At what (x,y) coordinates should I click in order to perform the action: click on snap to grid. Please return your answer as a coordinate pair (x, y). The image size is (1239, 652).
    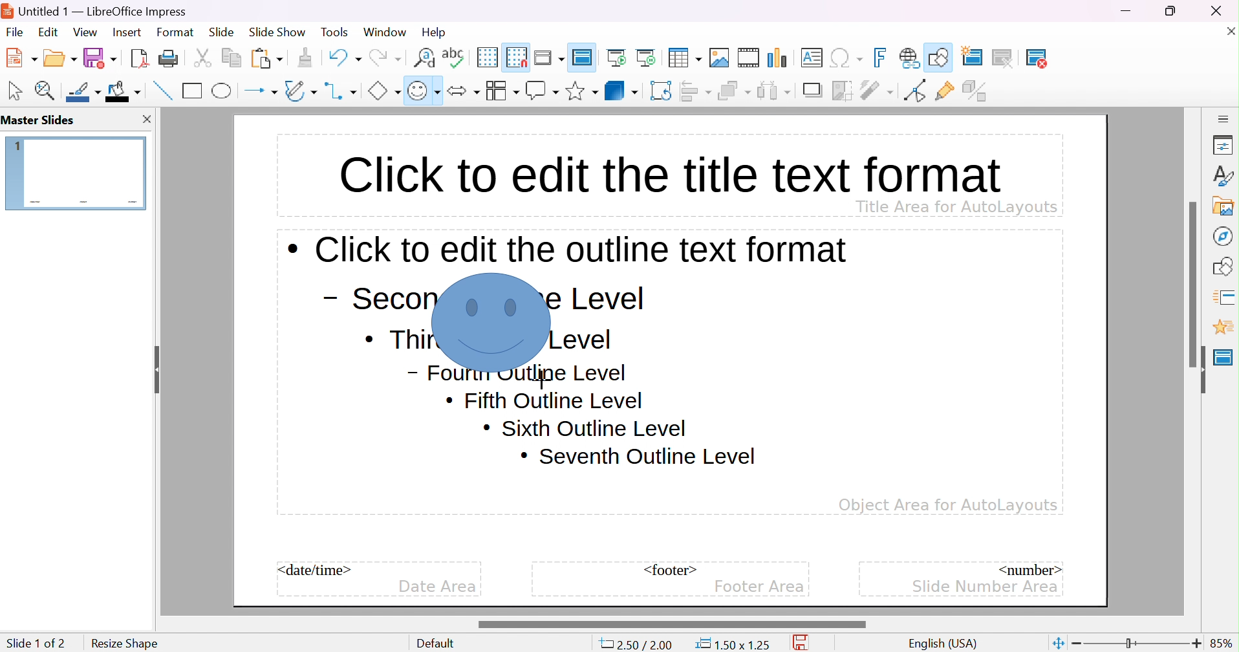
    Looking at the image, I should click on (517, 56).